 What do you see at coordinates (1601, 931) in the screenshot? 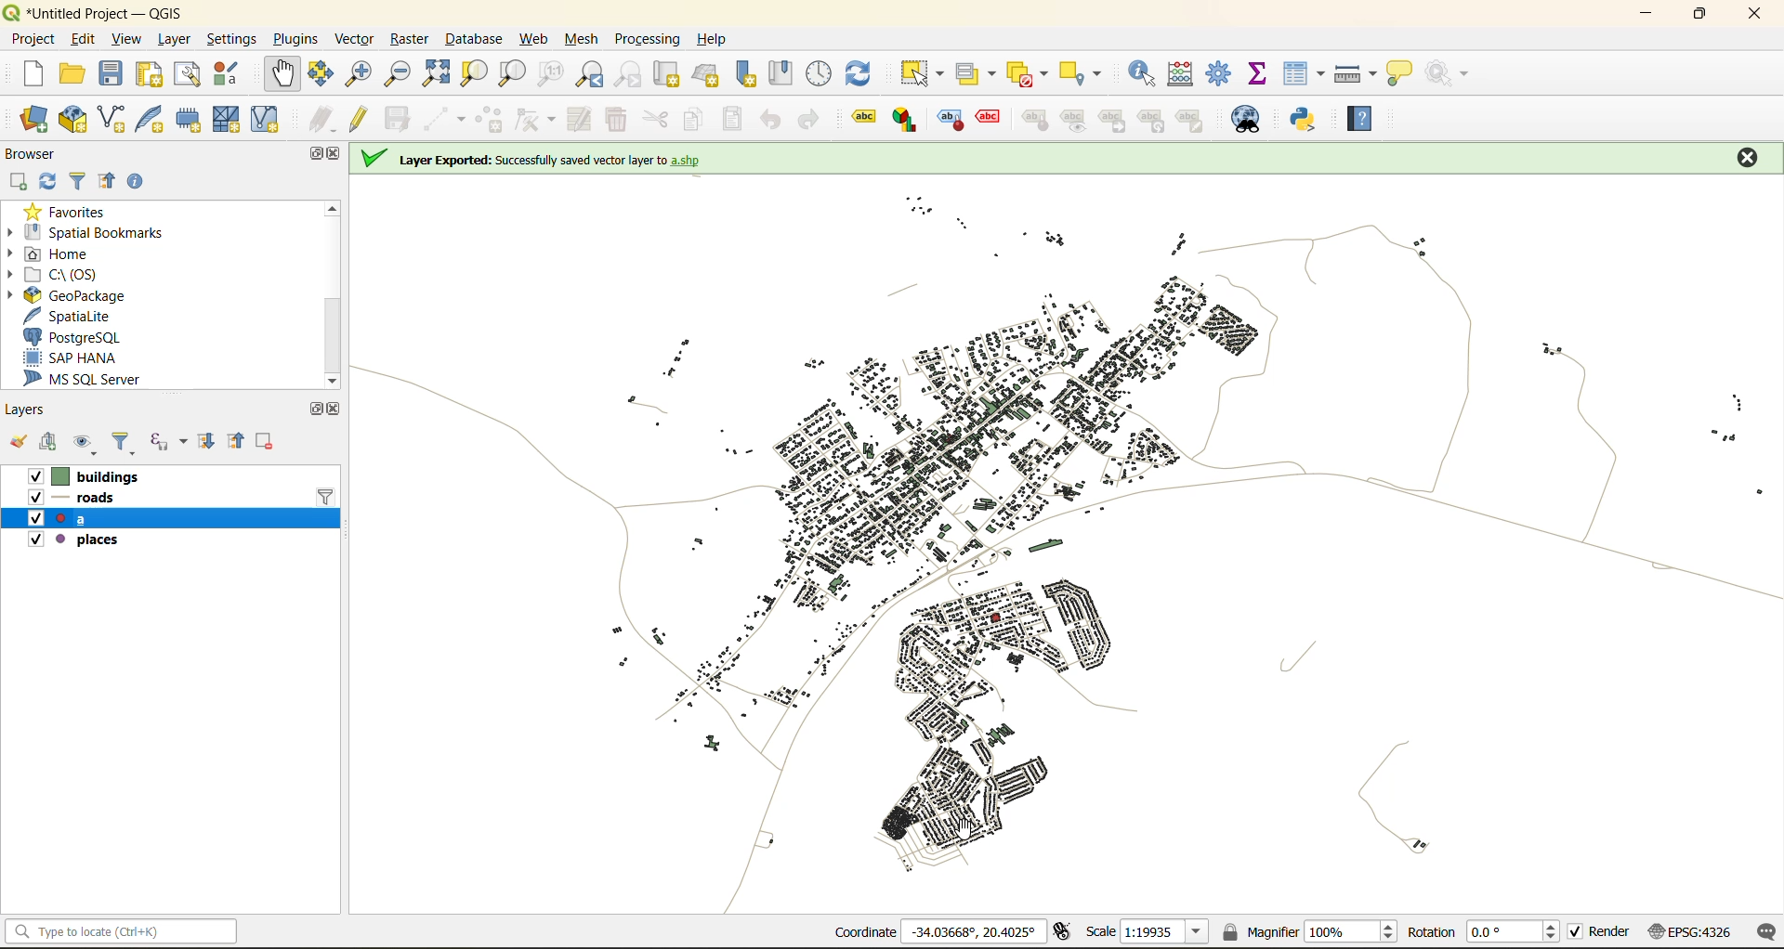
I see `render` at bounding box center [1601, 931].